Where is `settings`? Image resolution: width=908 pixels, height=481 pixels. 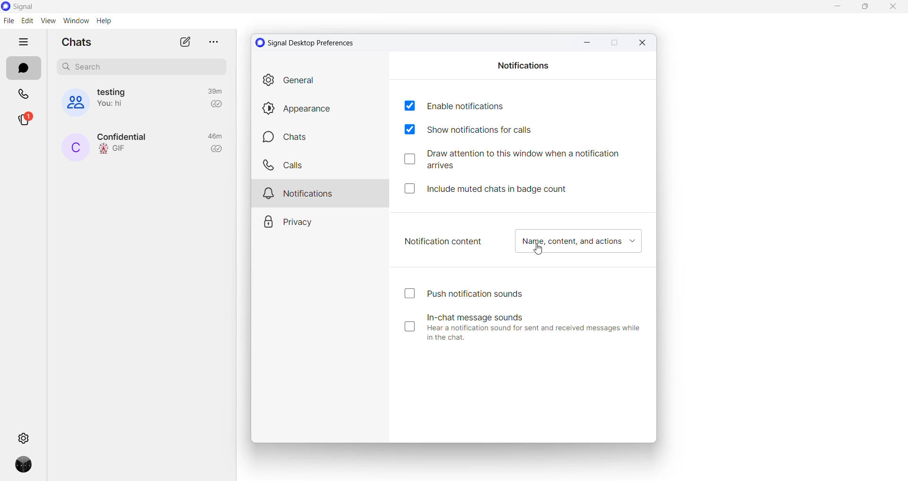 settings is located at coordinates (23, 438).